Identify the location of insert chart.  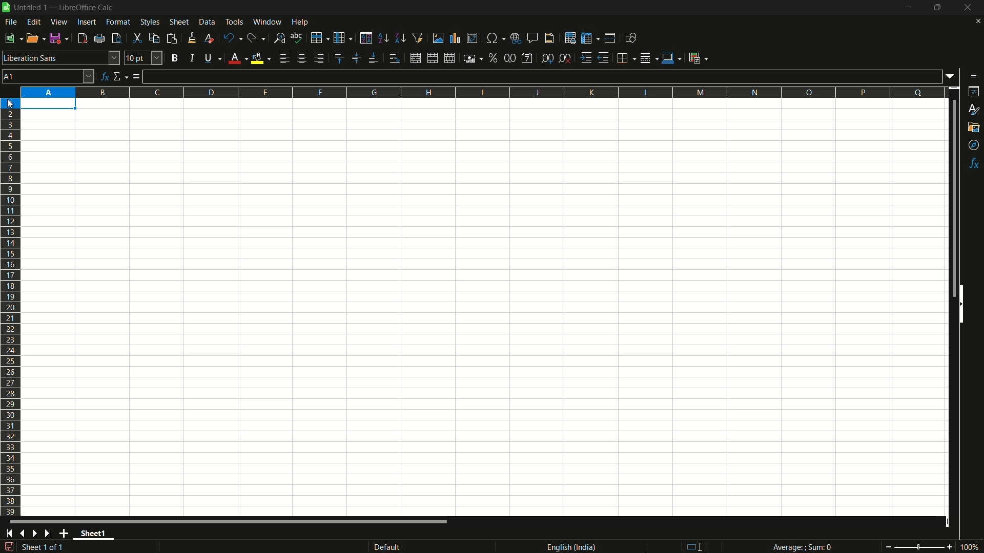
(455, 37).